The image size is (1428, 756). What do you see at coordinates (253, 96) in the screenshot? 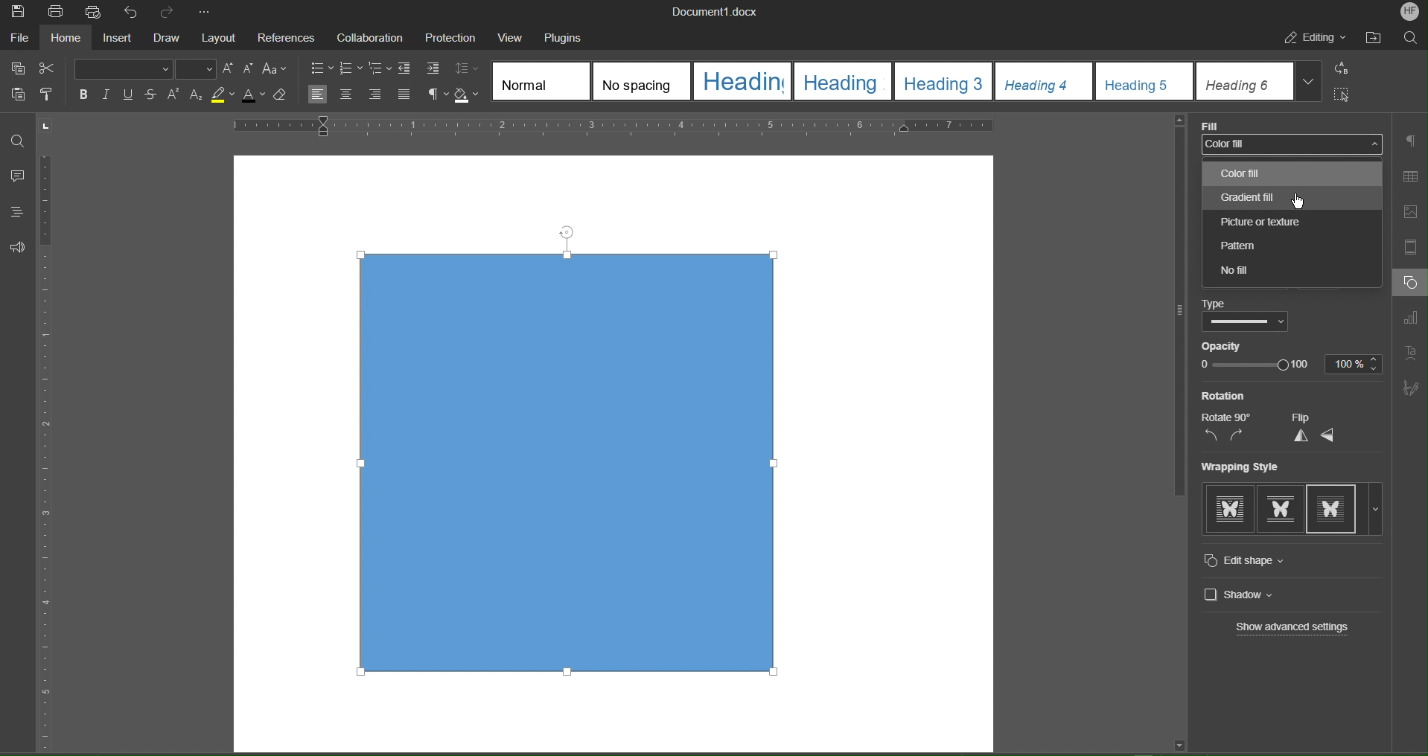
I see `Text Color` at bounding box center [253, 96].